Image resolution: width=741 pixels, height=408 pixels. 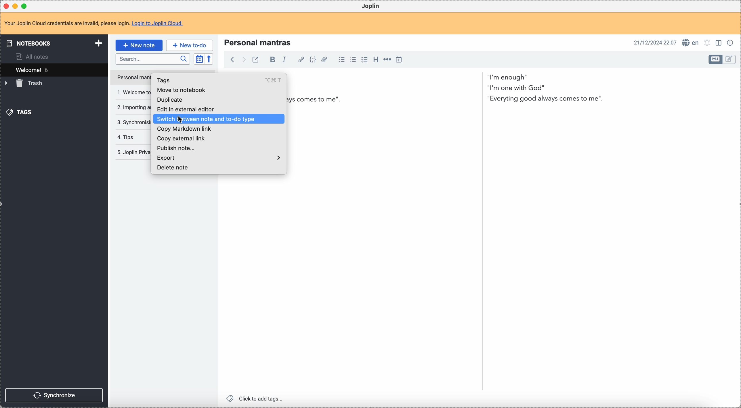 I want to click on bold, so click(x=272, y=60).